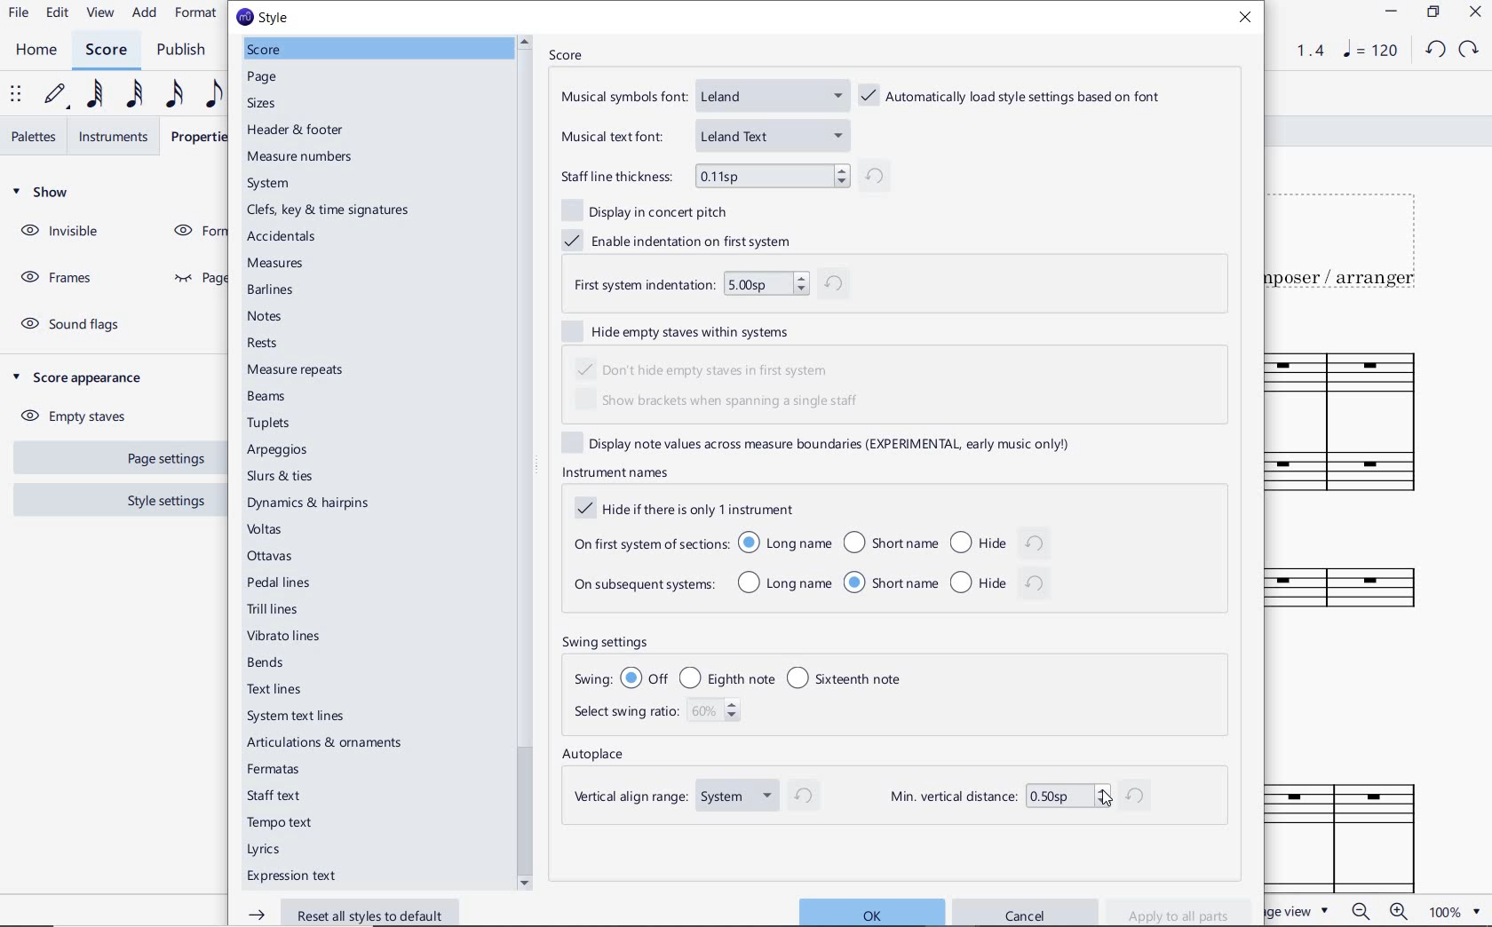 Image resolution: width=1492 pixels, height=927 pixels. What do you see at coordinates (710, 285) in the screenshot?
I see `FIRST SYSTEM INDENTATION` at bounding box center [710, 285].